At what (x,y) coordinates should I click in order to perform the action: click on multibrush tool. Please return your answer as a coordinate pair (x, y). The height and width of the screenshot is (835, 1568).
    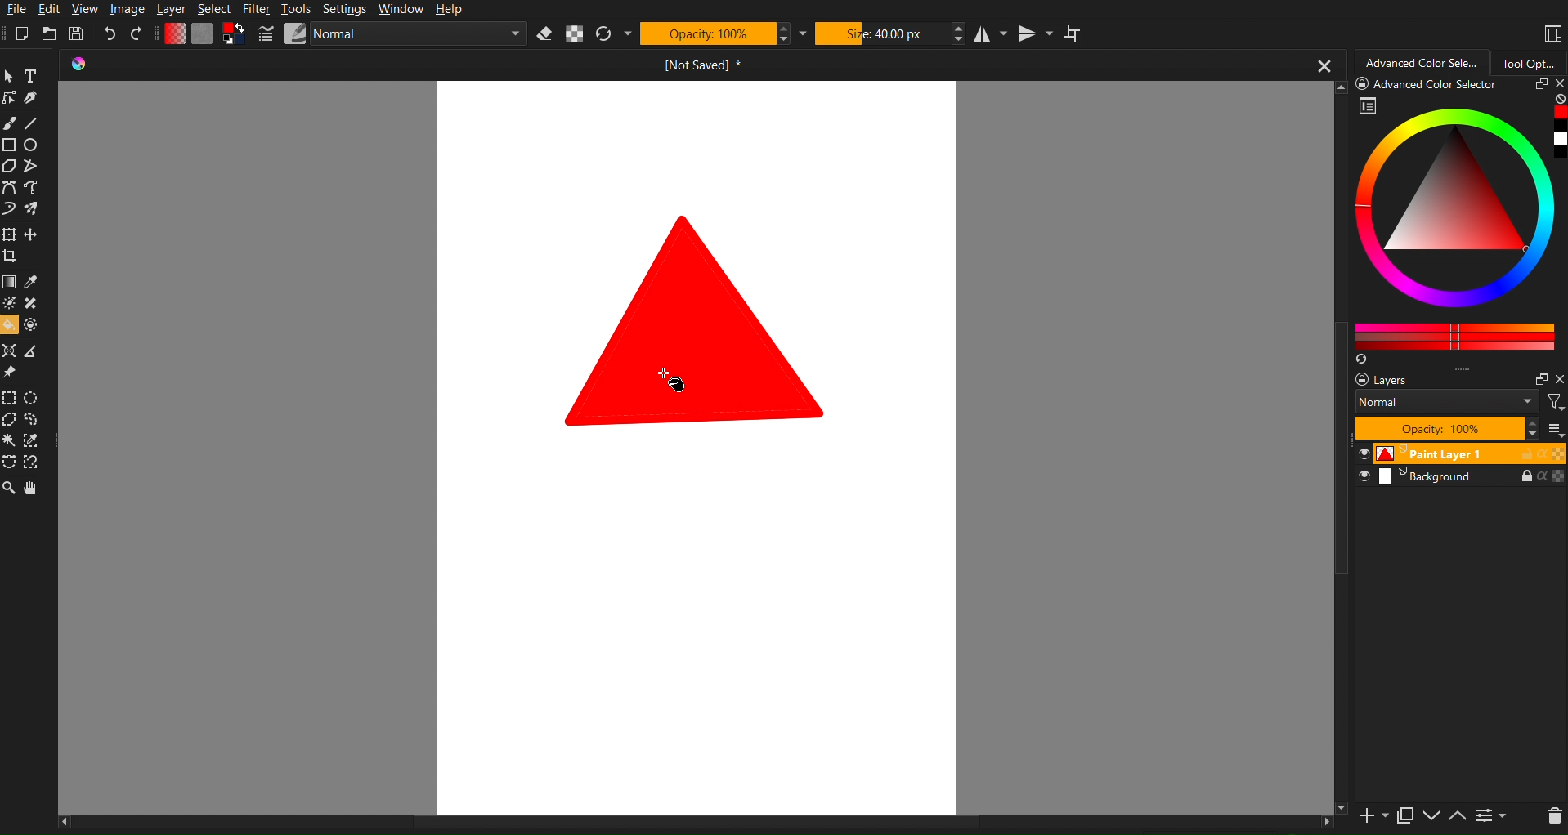
    Looking at the image, I should click on (37, 209).